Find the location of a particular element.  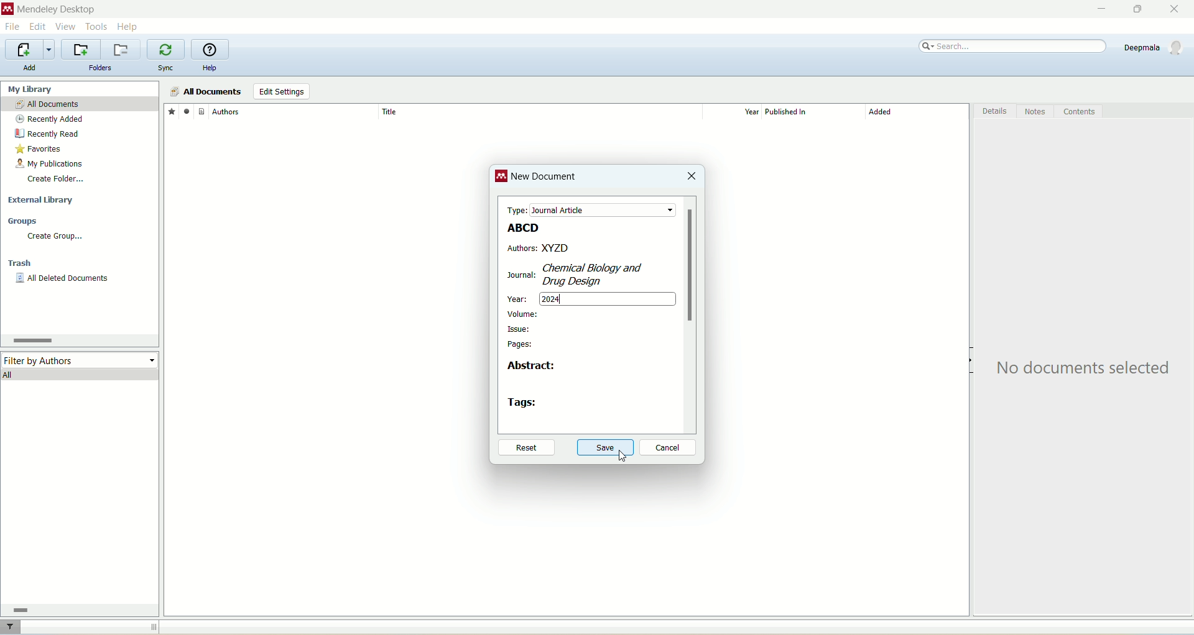

cancel is located at coordinates (669, 448).